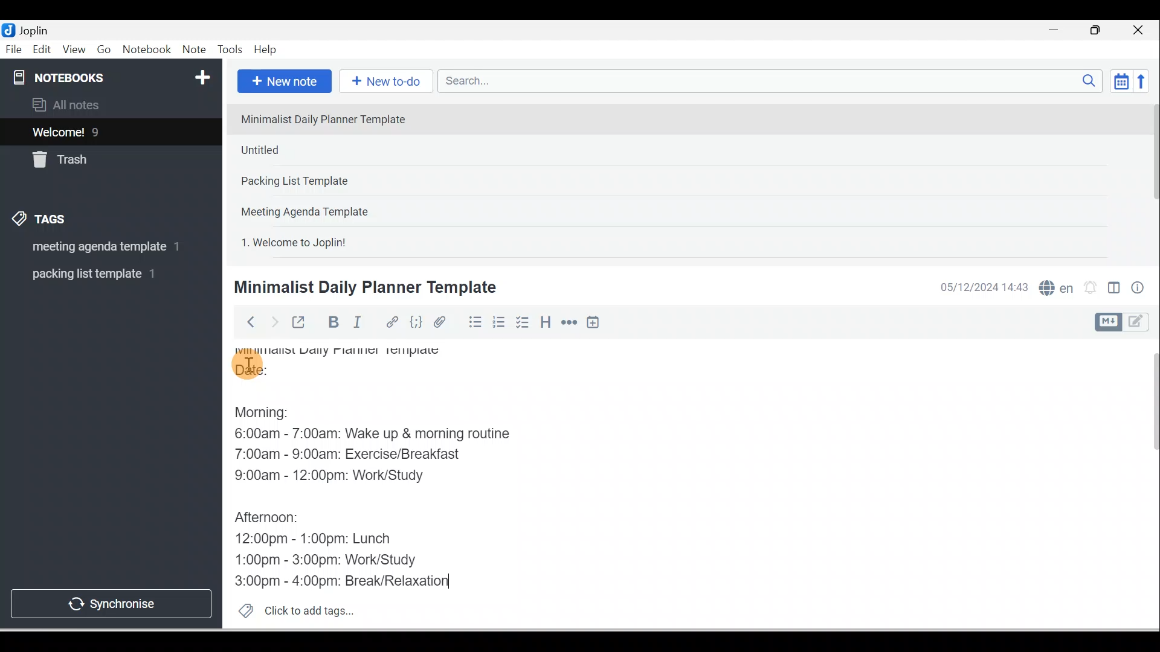  Describe the element at coordinates (570, 322) in the screenshot. I see `Horizontal rule` at that location.